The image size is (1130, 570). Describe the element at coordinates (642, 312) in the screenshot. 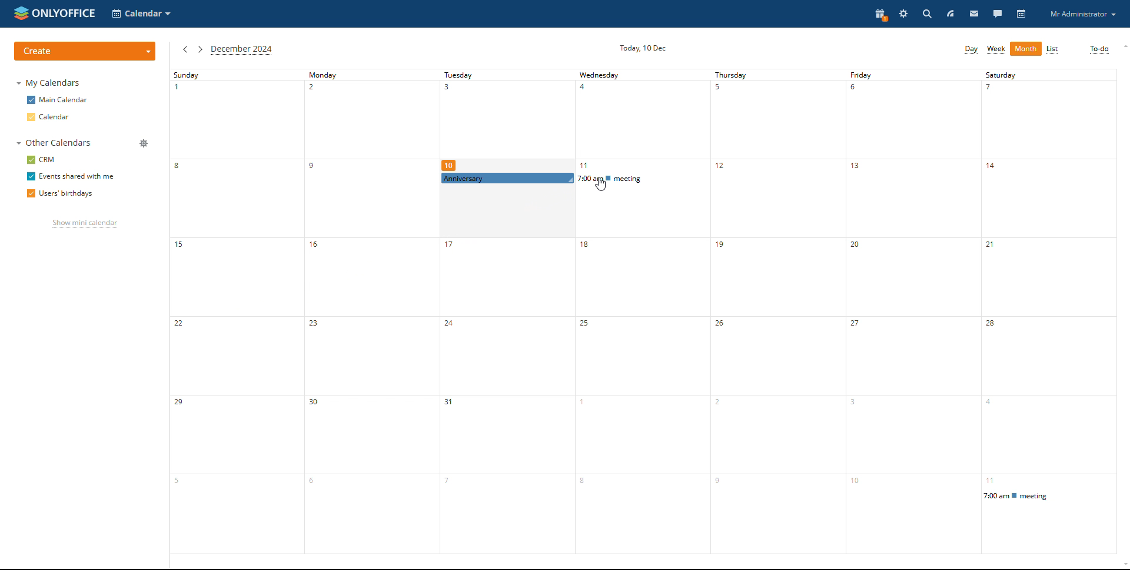

I see `wednesday` at that location.